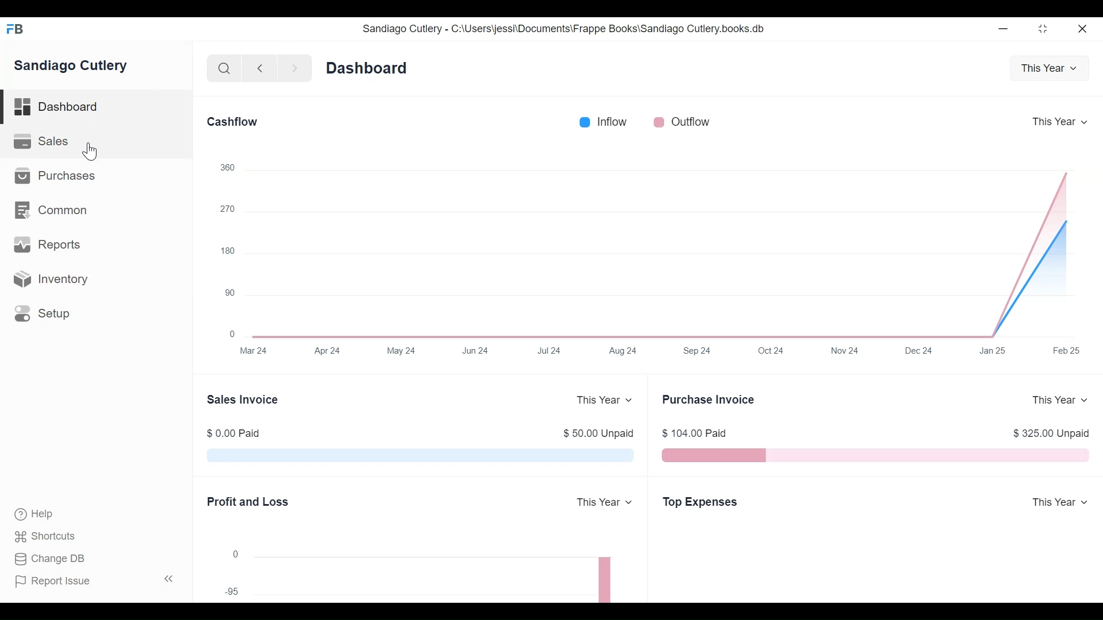 The image size is (1103, 620). I want to click on Help, so click(34, 516).